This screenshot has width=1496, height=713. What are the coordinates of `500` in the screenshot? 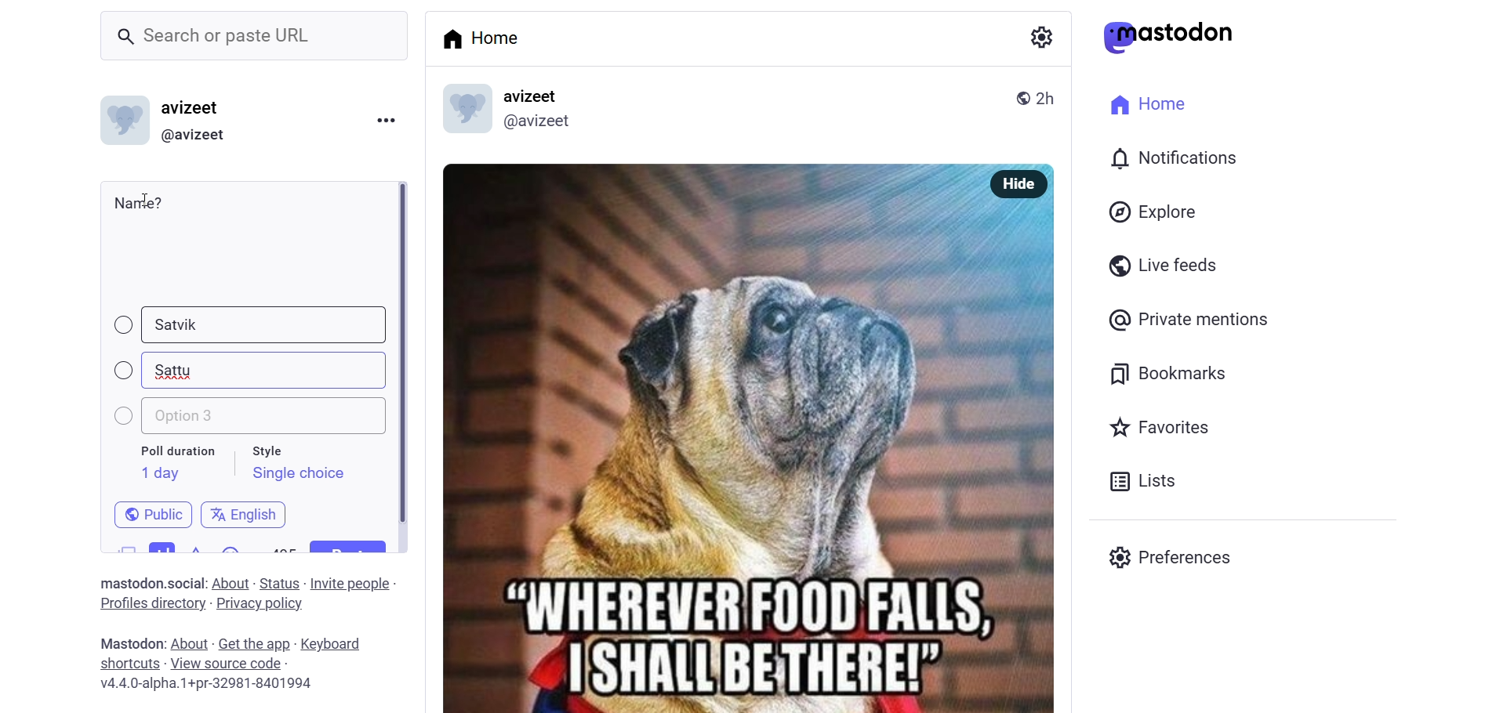 It's located at (282, 545).